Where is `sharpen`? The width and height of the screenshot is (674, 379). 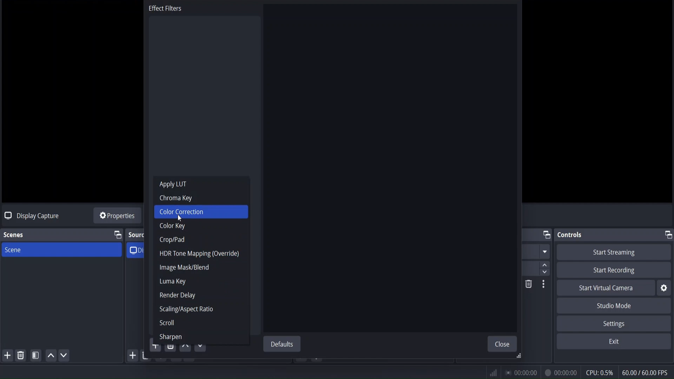
sharpen is located at coordinates (170, 338).